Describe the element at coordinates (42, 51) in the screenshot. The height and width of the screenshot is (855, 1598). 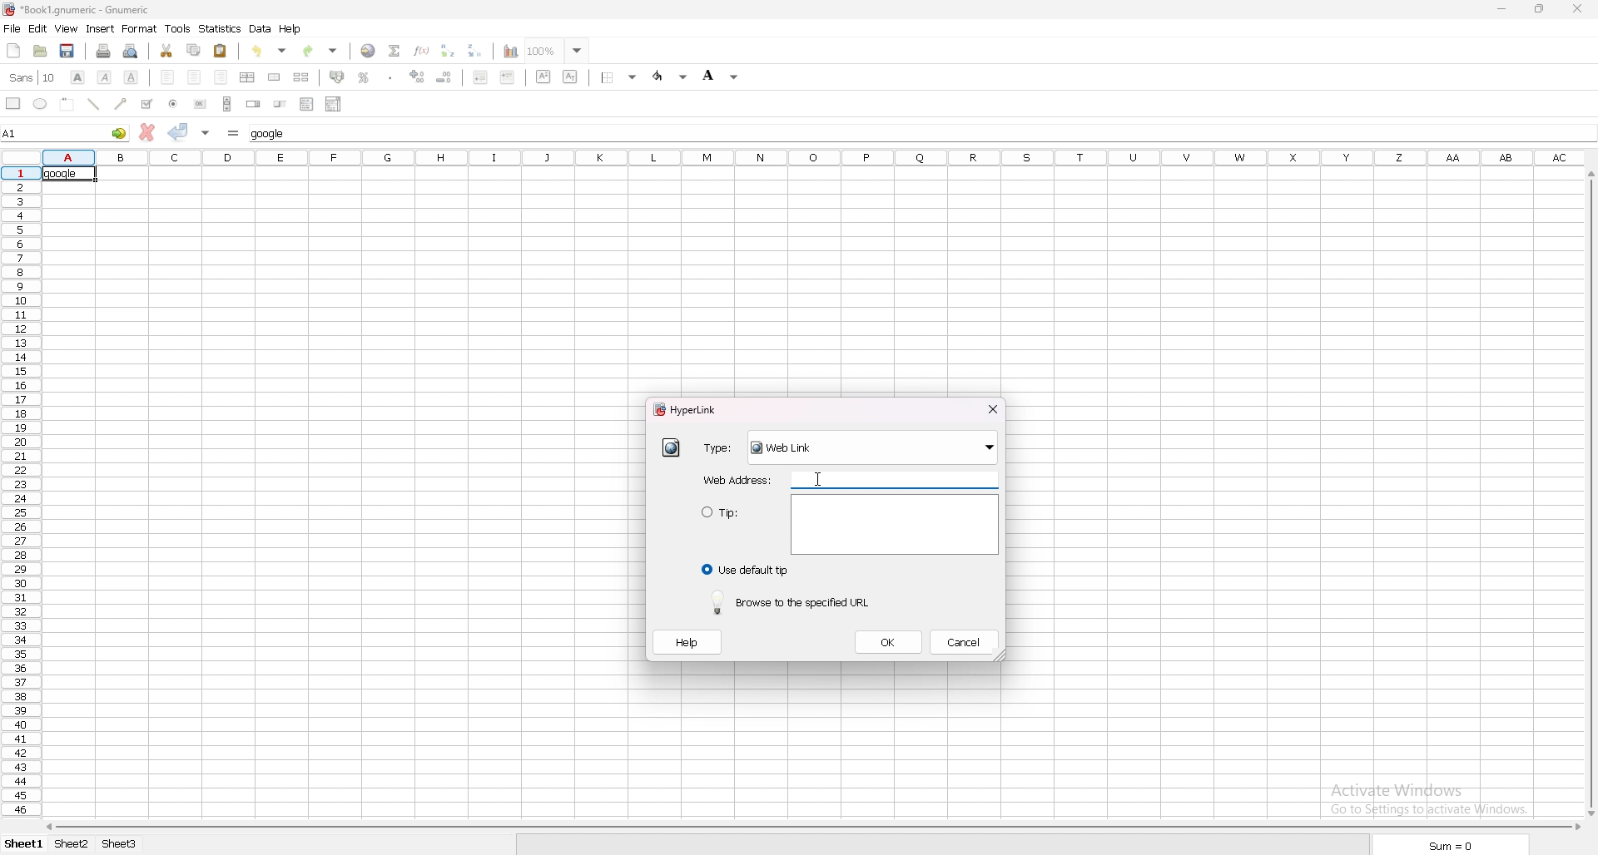
I see `open` at that location.